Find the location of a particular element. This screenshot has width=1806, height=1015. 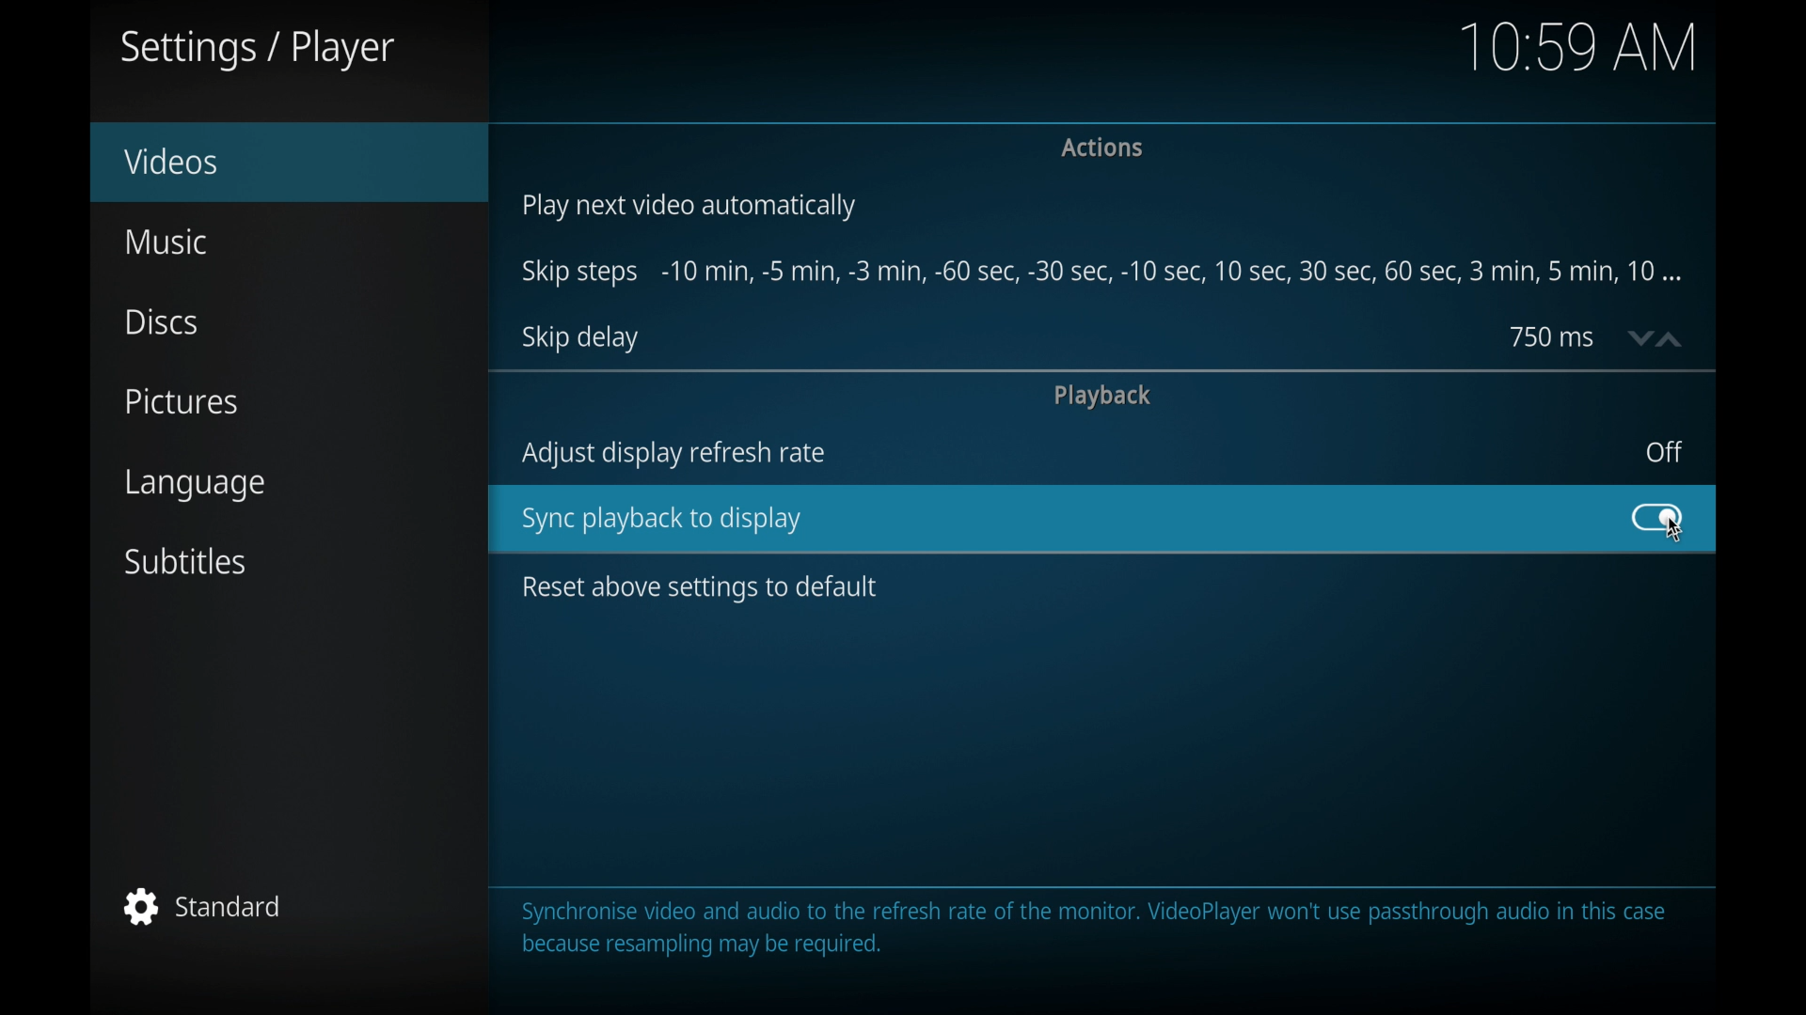

music is located at coordinates (168, 242).